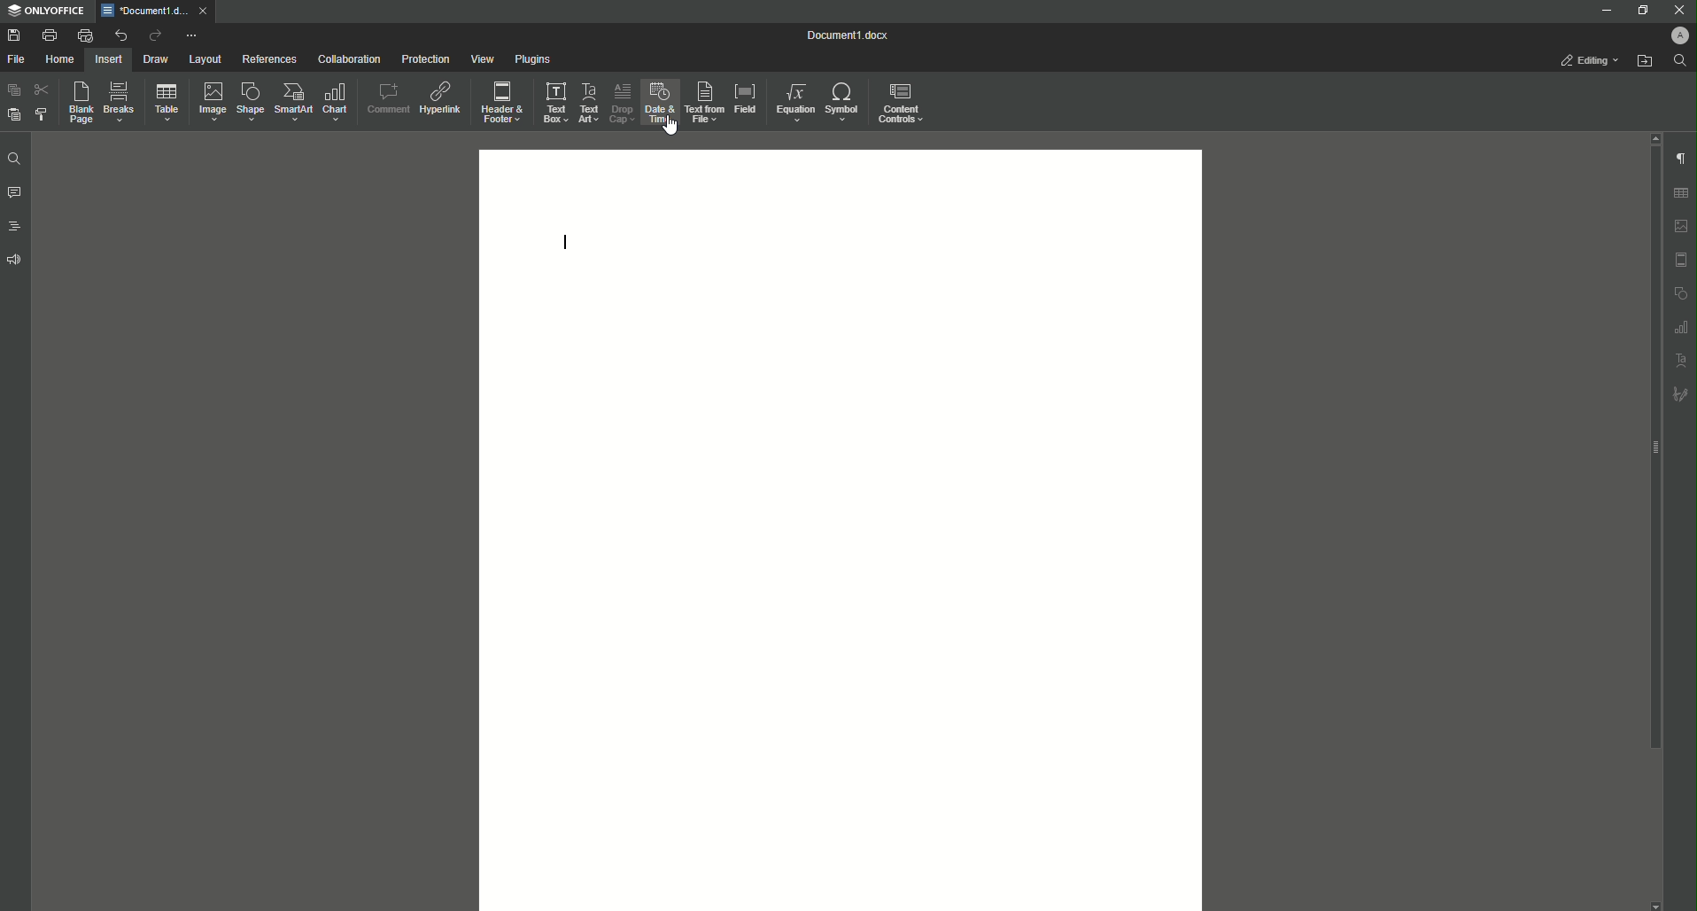 The height and width of the screenshot is (911, 1697). Describe the element at coordinates (45, 12) in the screenshot. I see `ONLYOFFICE` at that location.